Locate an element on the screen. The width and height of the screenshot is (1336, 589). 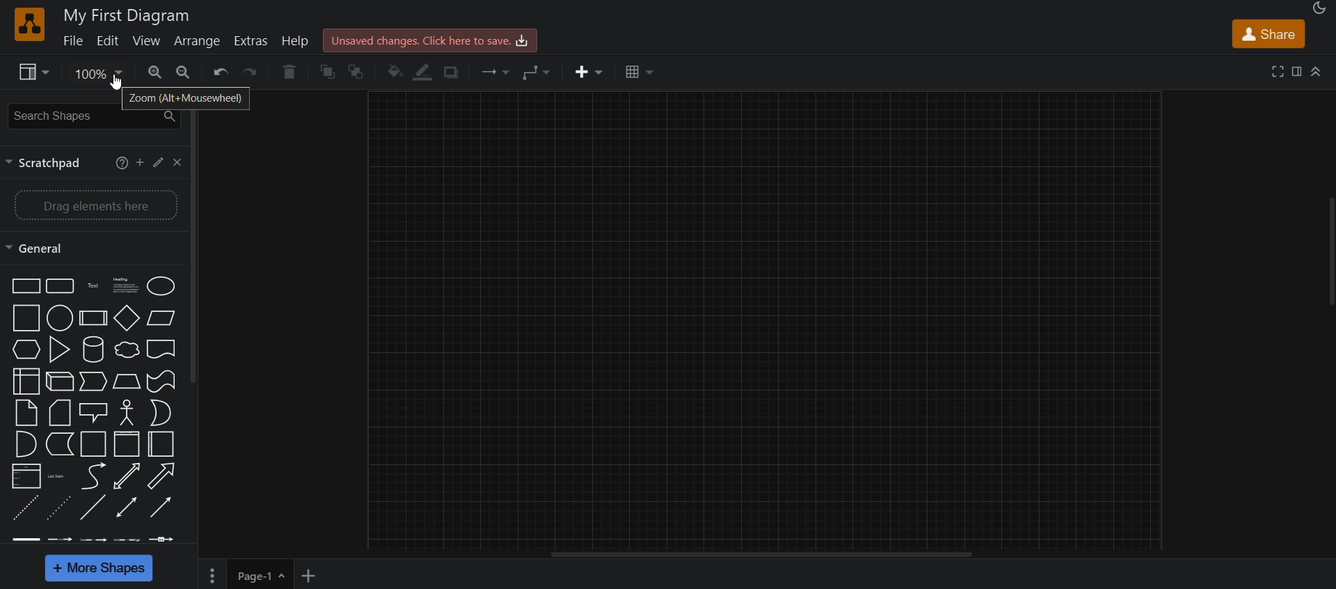
extras is located at coordinates (249, 41).